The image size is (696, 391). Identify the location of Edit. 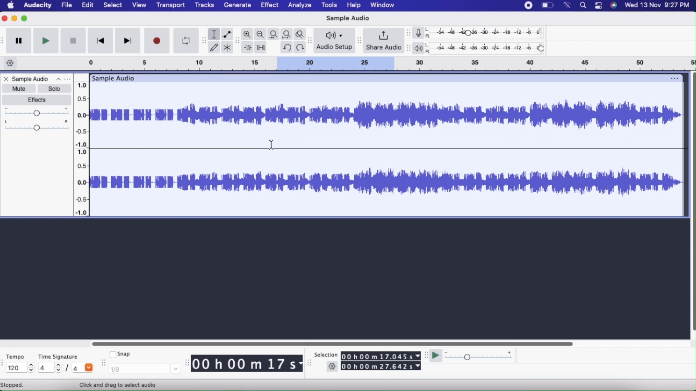
(90, 5).